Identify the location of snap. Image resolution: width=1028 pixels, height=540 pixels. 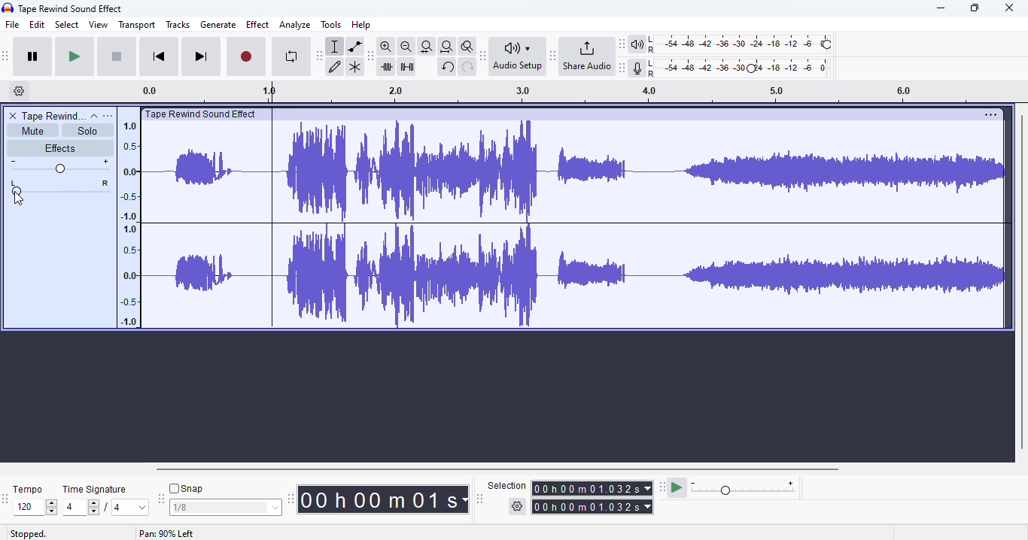
(186, 488).